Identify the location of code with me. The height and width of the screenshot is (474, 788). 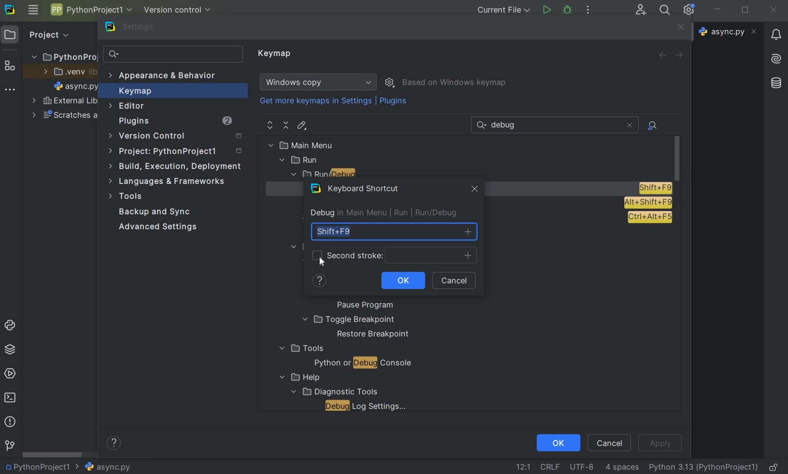
(641, 9).